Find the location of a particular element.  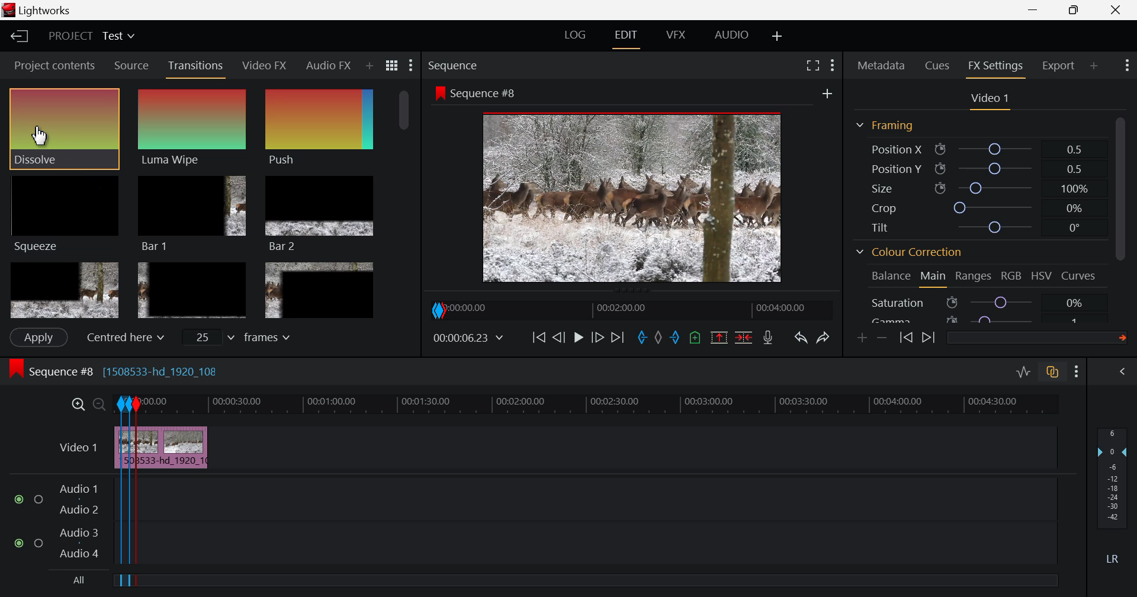

Tilt is located at coordinates (979, 229).